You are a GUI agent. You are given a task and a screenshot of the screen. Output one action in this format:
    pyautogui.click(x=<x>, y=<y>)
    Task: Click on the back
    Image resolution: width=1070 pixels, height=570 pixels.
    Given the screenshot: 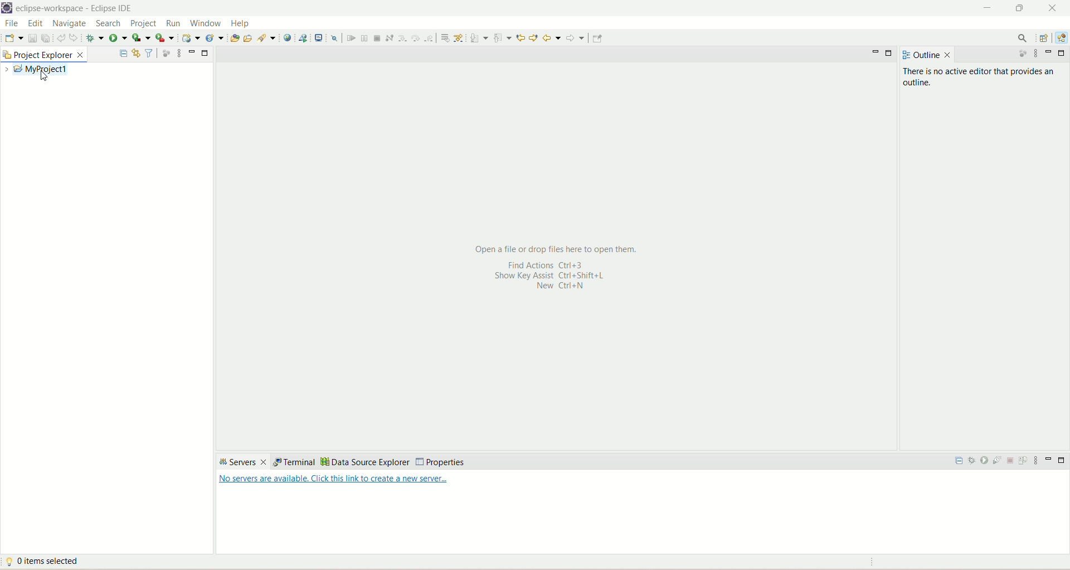 What is the action you would take?
    pyautogui.click(x=552, y=38)
    